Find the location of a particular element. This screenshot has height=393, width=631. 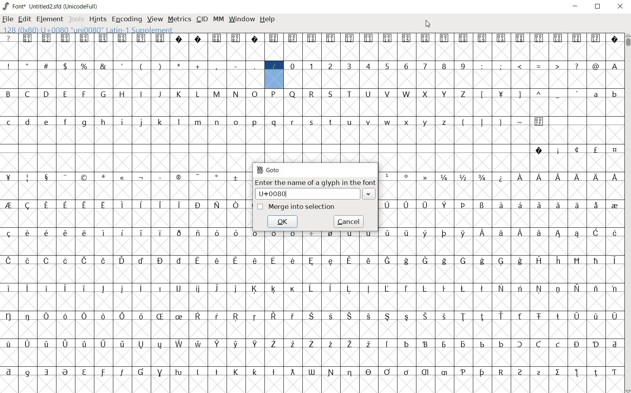

glyph is located at coordinates (578, 93).